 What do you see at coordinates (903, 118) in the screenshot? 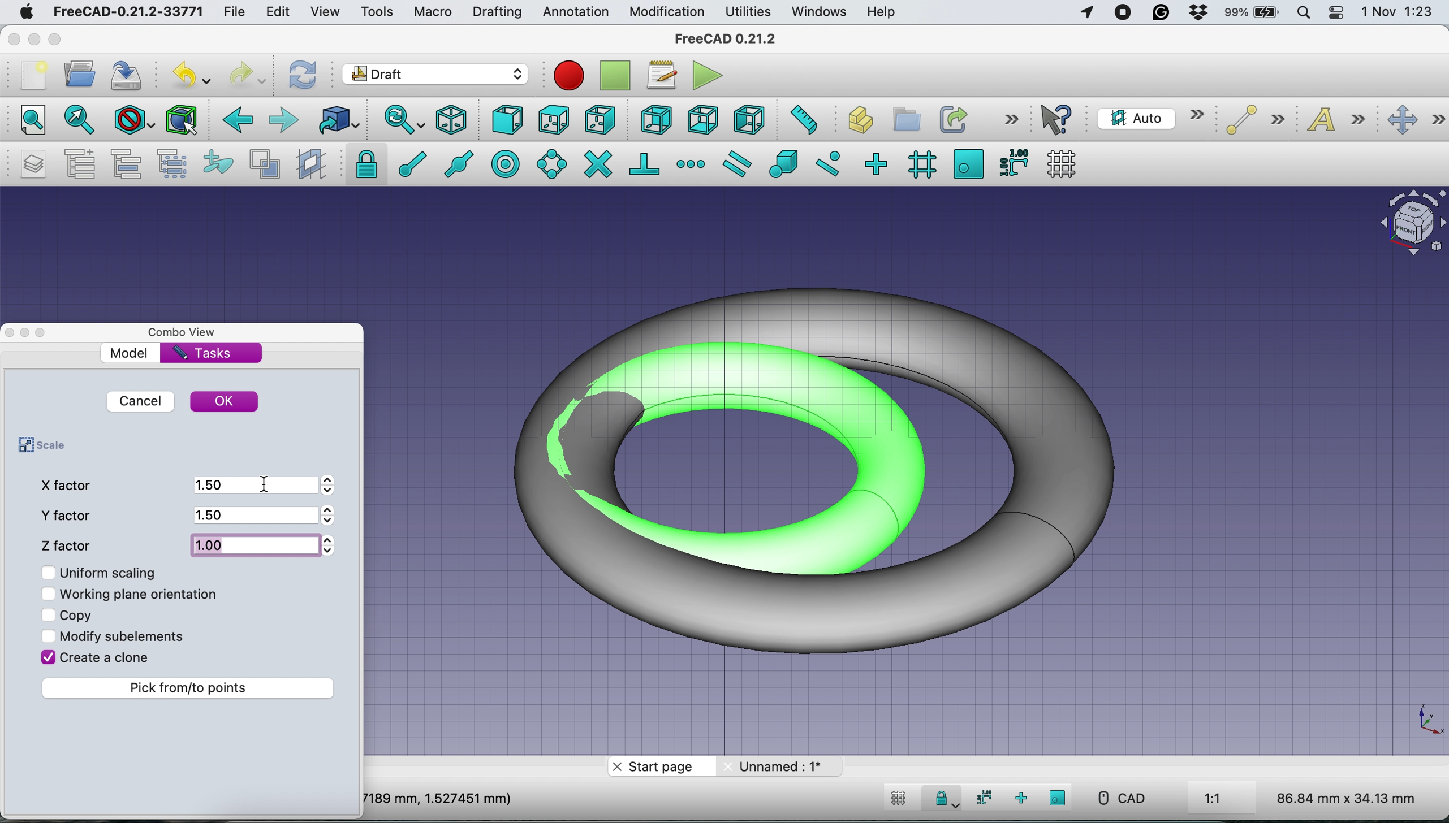
I see `create group` at bounding box center [903, 118].